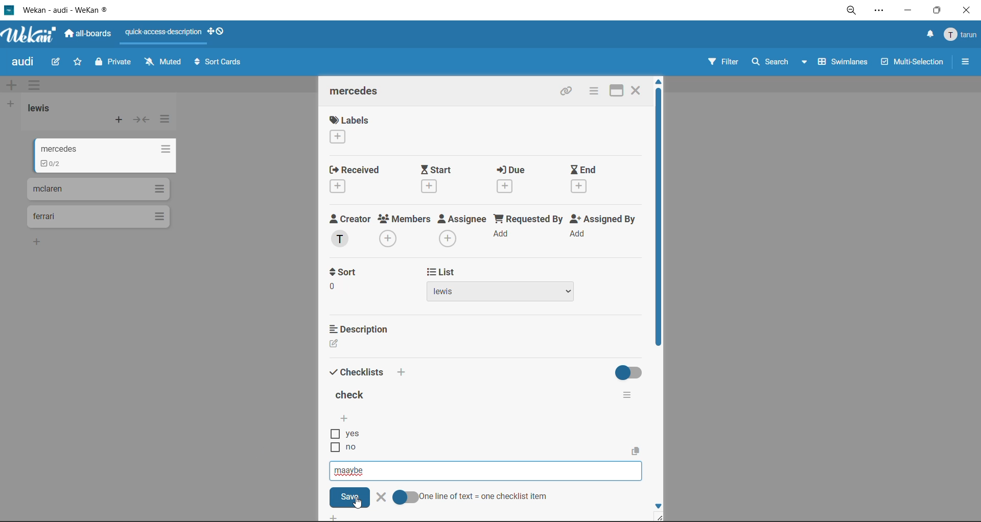  I want to click on Add End Time, so click(582, 186).